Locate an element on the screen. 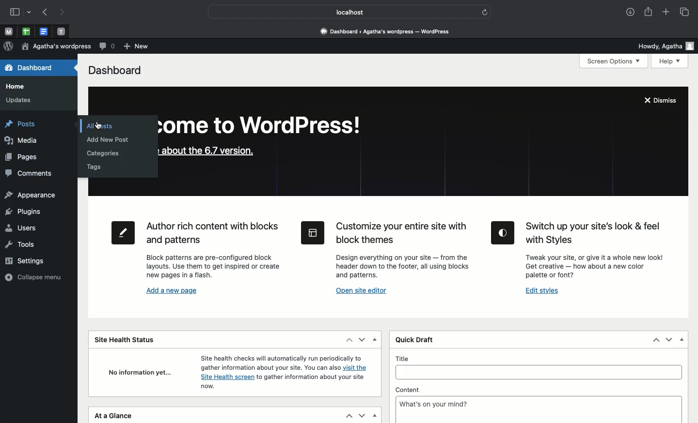  Content is located at coordinates (539, 389).